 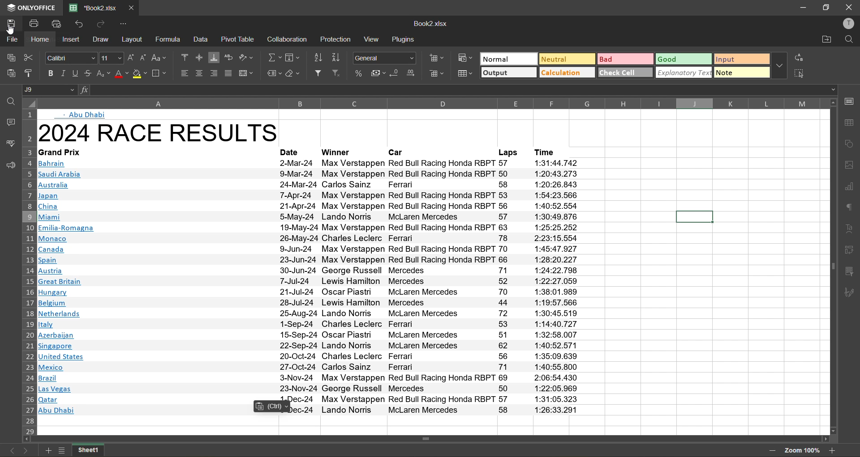 What do you see at coordinates (310, 175) in the screenshot?
I see `` at bounding box center [310, 175].